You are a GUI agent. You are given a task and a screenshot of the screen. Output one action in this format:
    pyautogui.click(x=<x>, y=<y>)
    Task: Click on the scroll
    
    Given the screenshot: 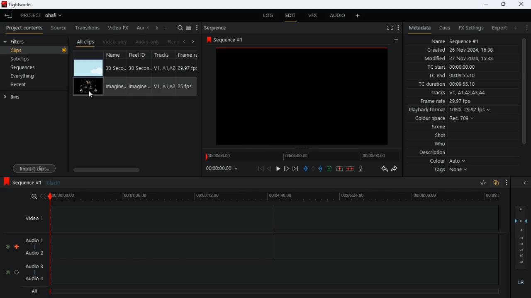 What is the action you would take?
    pyautogui.click(x=523, y=97)
    